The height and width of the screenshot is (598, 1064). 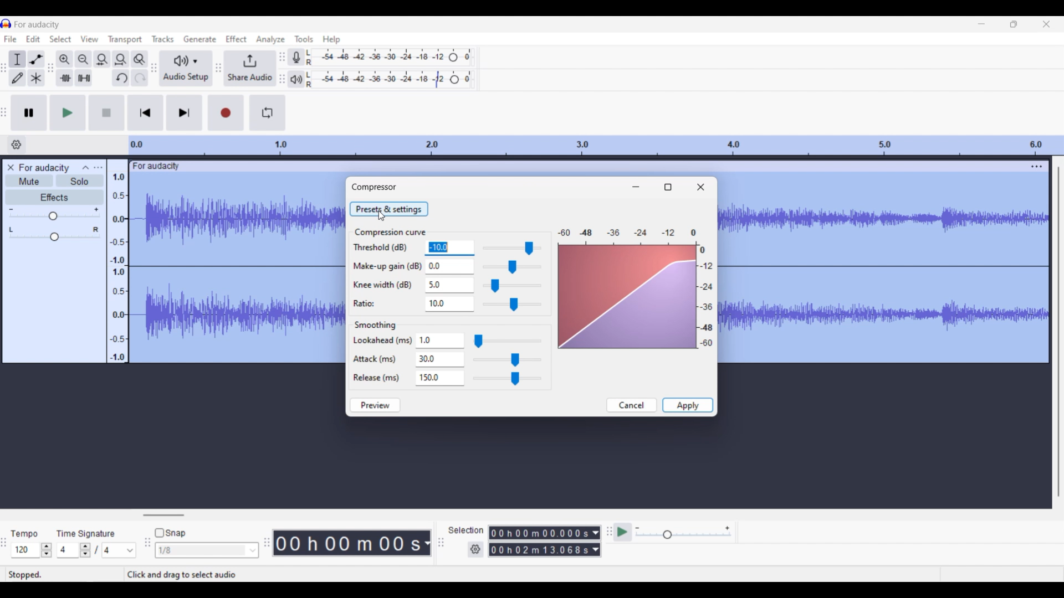 I want to click on File, so click(x=11, y=39).